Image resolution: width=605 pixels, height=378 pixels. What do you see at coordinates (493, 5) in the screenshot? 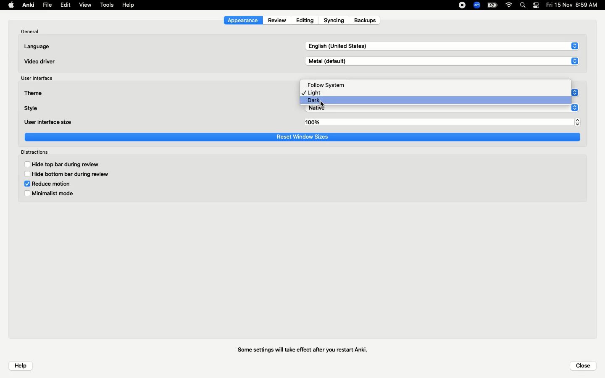
I see `Charge` at bounding box center [493, 5].